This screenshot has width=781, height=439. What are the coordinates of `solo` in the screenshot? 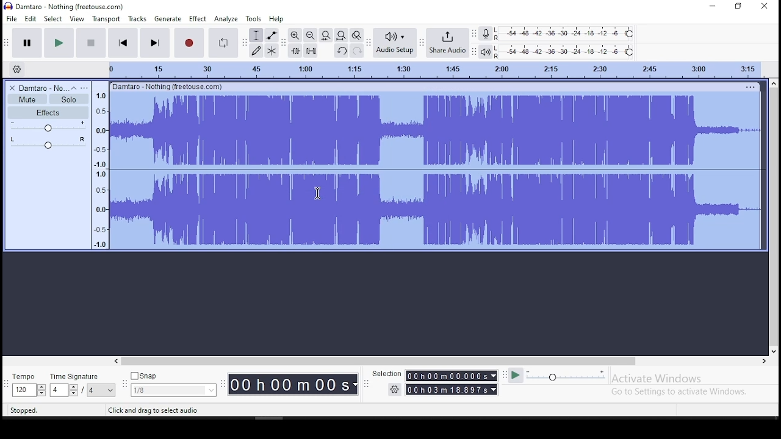 It's located at (68, 99).